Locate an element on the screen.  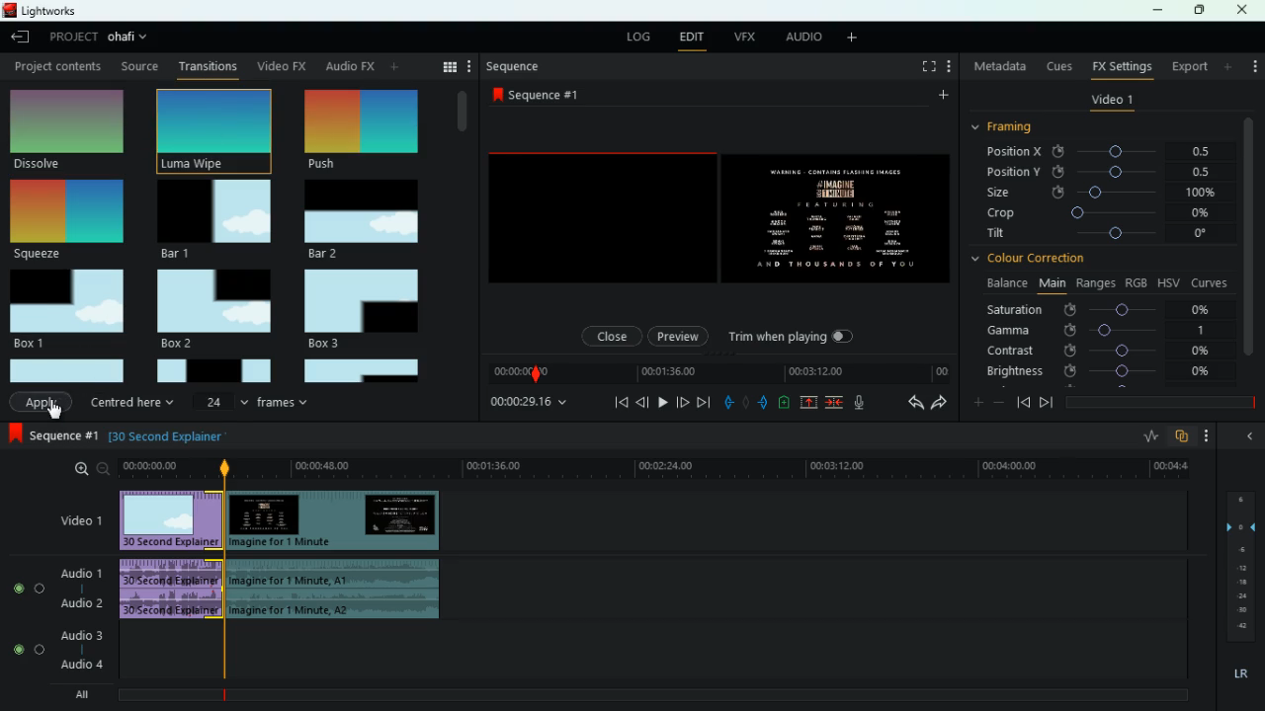
forward is located at coordinates (939, 404).